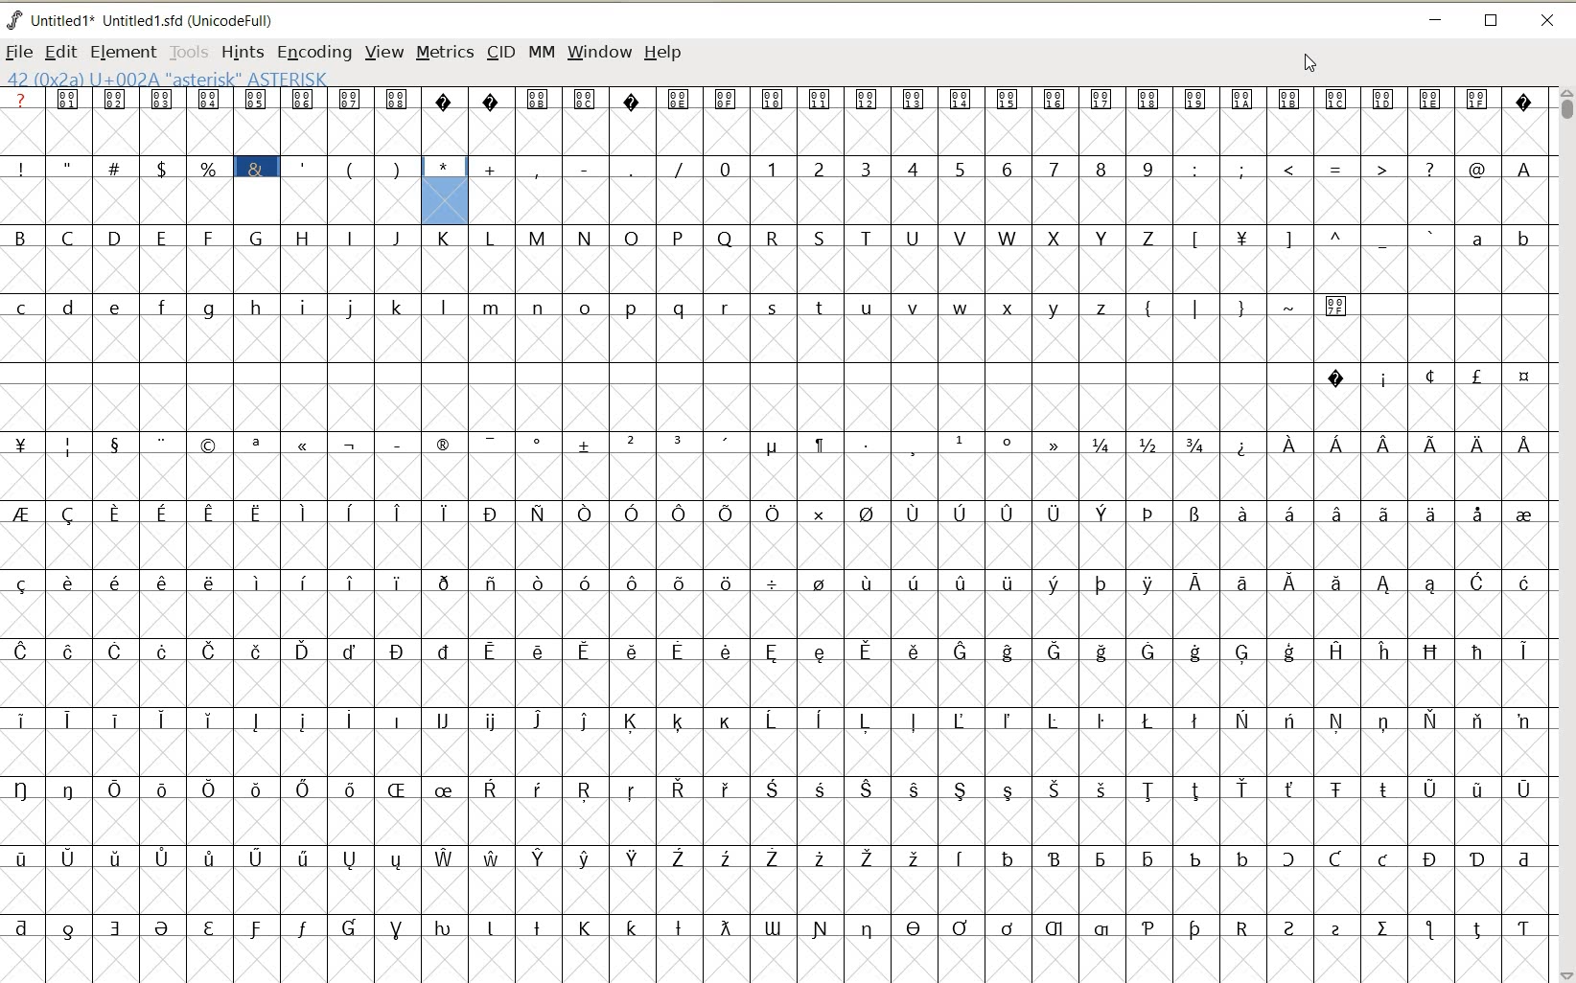  What do you see at coordinates (1546, 20) in the screenshot?
I see `CLOSE` at bounding box center [1546, 20].